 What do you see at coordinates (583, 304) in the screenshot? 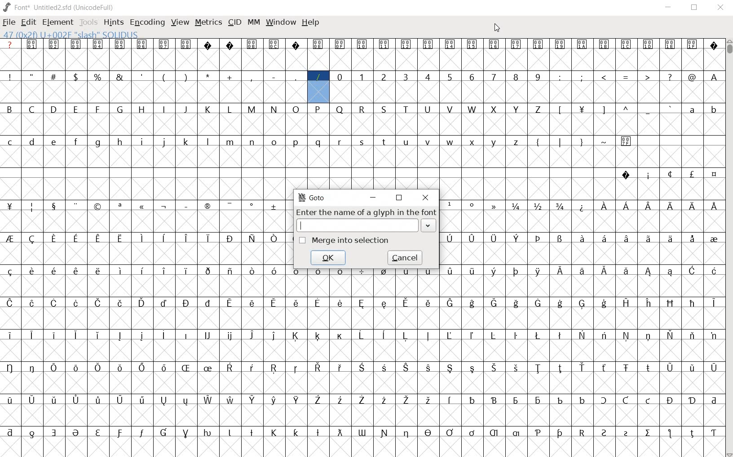
I see `glyph` at bounding box center [583, 304].